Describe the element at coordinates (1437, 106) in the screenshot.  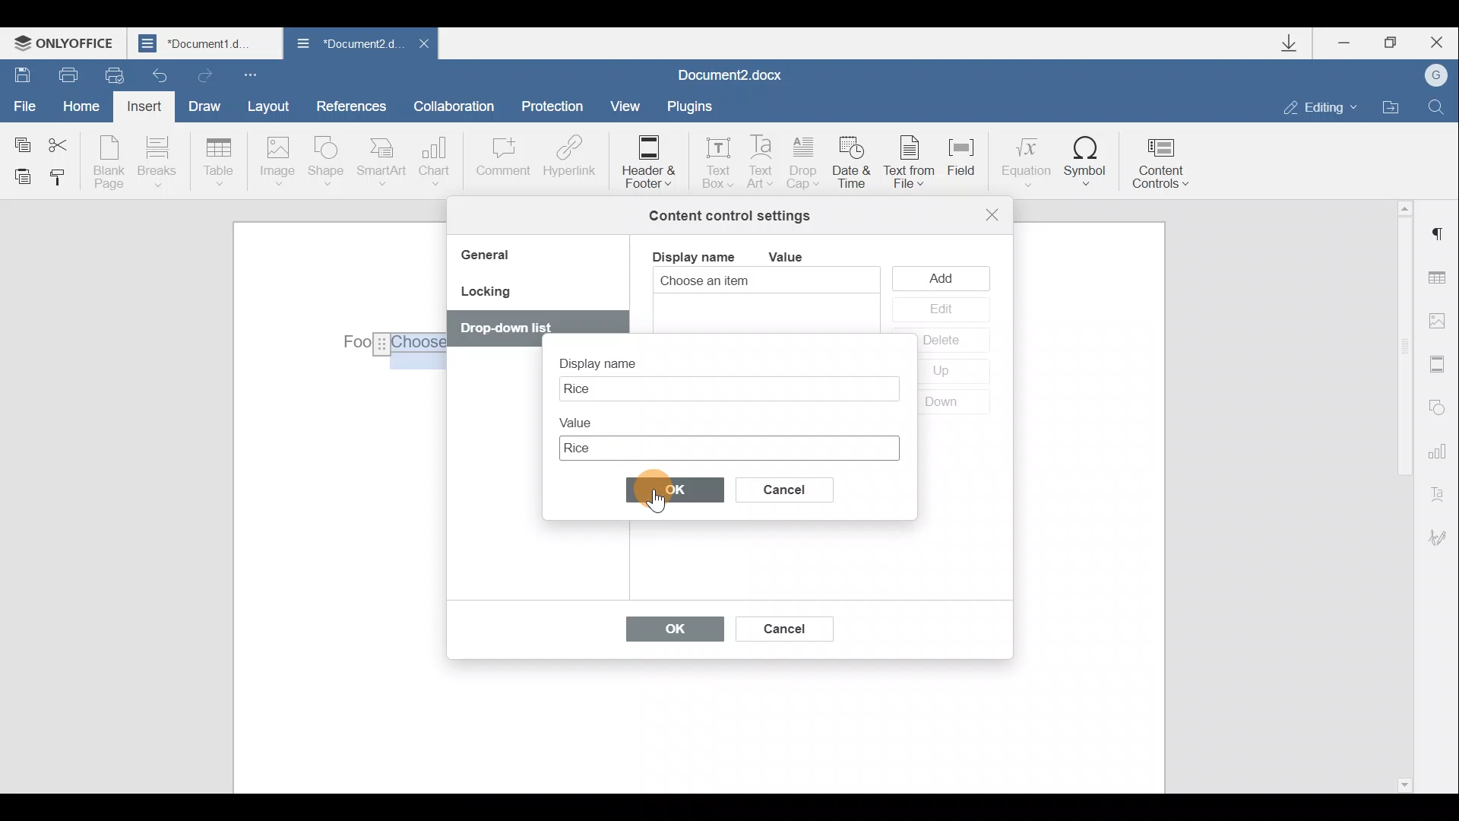
I see `Find` at that location.